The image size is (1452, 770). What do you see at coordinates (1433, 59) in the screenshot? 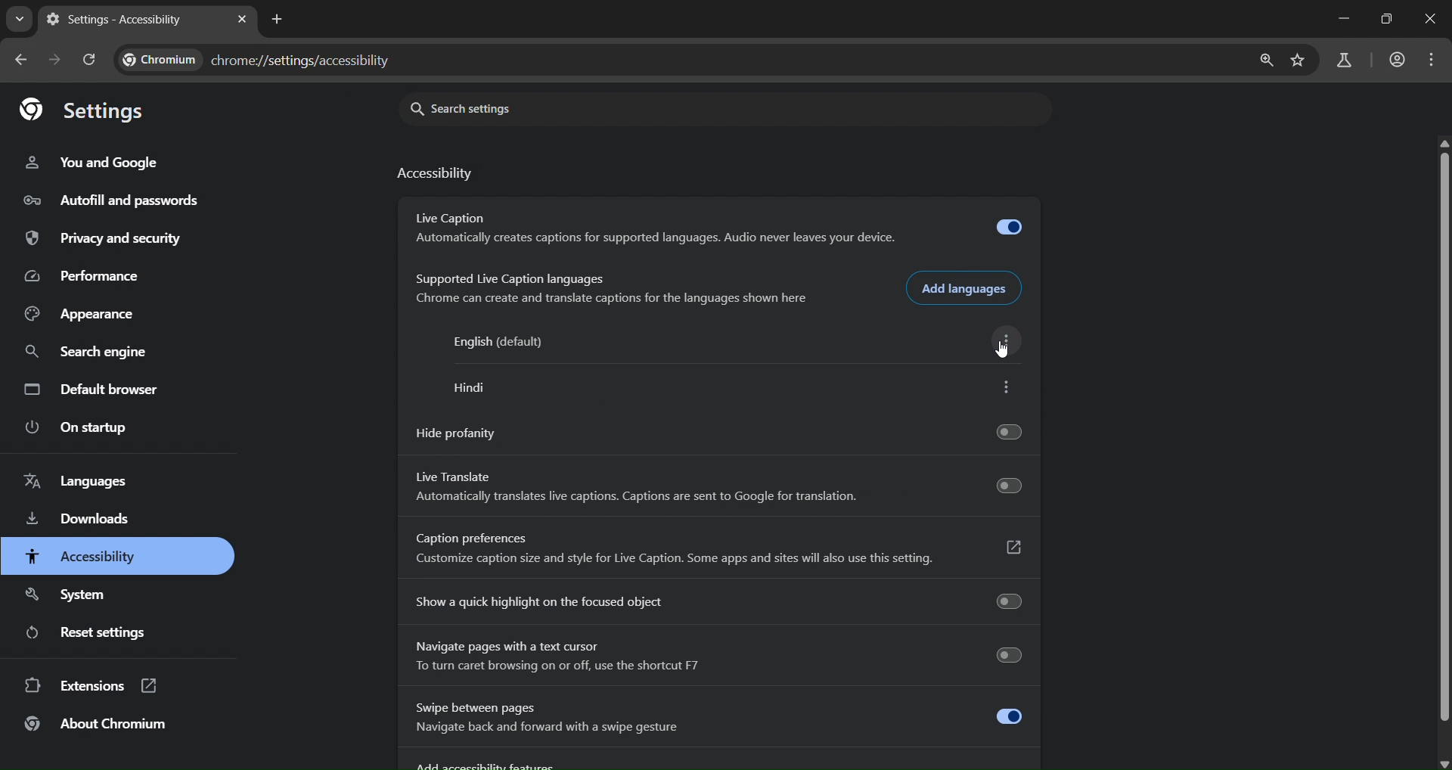
I see `menu` at bounding box center [1433, 59].